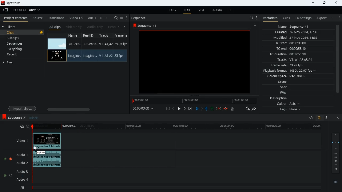 This screenshot has width=342, height=192. Describe the element at coordinates (309, 118) in the screenshot. I see `rate` at that location.